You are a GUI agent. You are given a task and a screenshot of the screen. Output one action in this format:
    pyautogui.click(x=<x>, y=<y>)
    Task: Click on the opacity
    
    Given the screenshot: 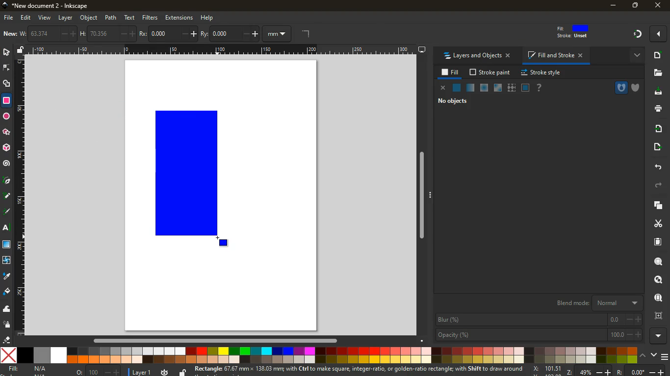 What is the action you would take?
    pyautogui.click(x=539, y=335)
    